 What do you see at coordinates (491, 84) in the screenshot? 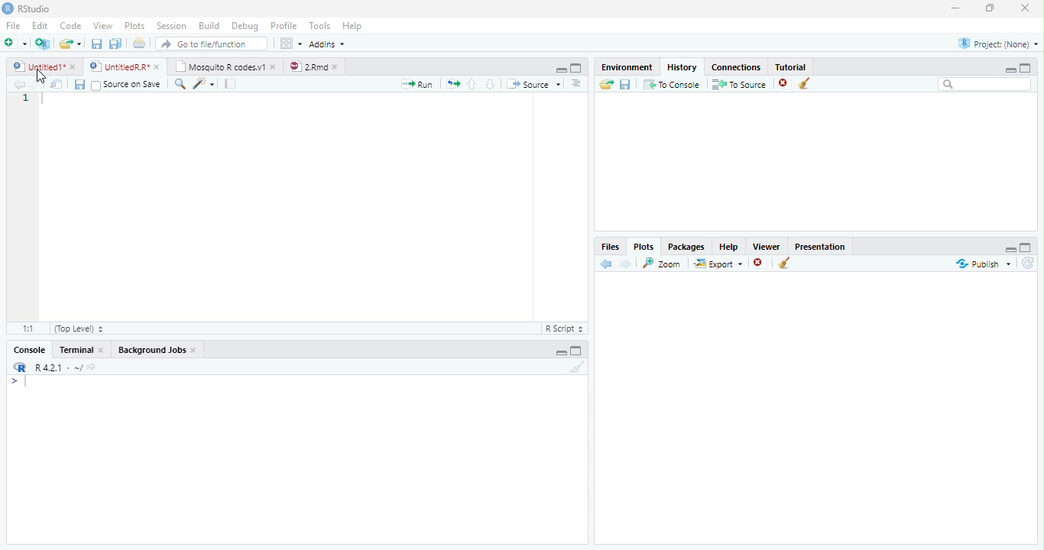
I see `Go to next section of code` at bounding box center [491, 84].